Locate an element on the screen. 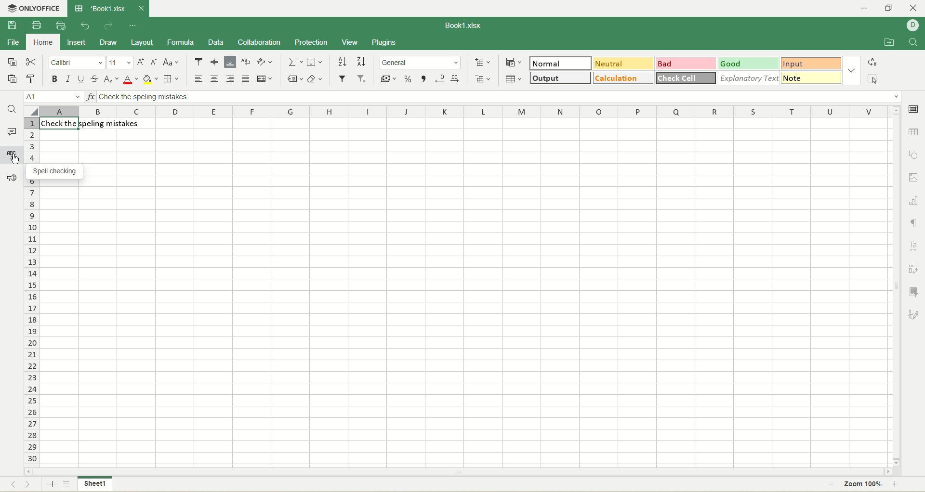 The height and width of the screenshot is (492, 925). align center is located at coordinates (213, 79).